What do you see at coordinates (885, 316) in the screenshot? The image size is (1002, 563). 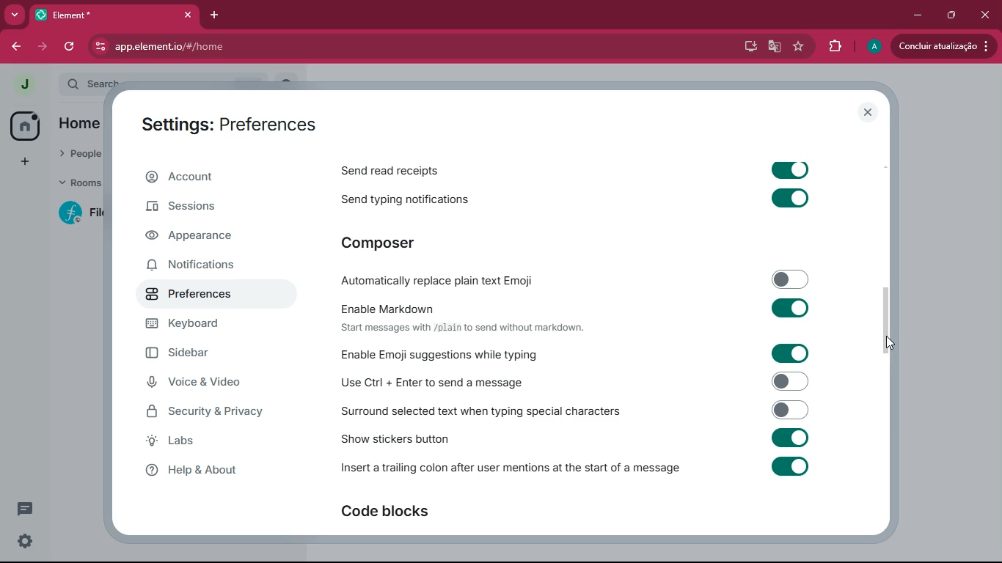 I see `scroll bar` at bounding box center [885, 316].